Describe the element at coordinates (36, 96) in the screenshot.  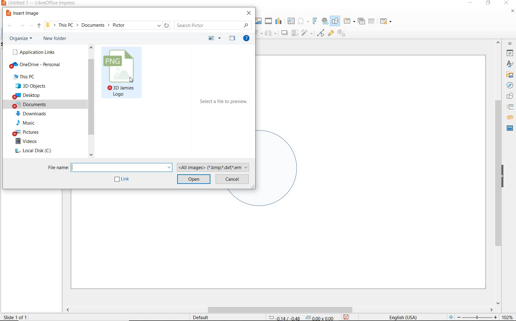
I see `desktop` at that location.